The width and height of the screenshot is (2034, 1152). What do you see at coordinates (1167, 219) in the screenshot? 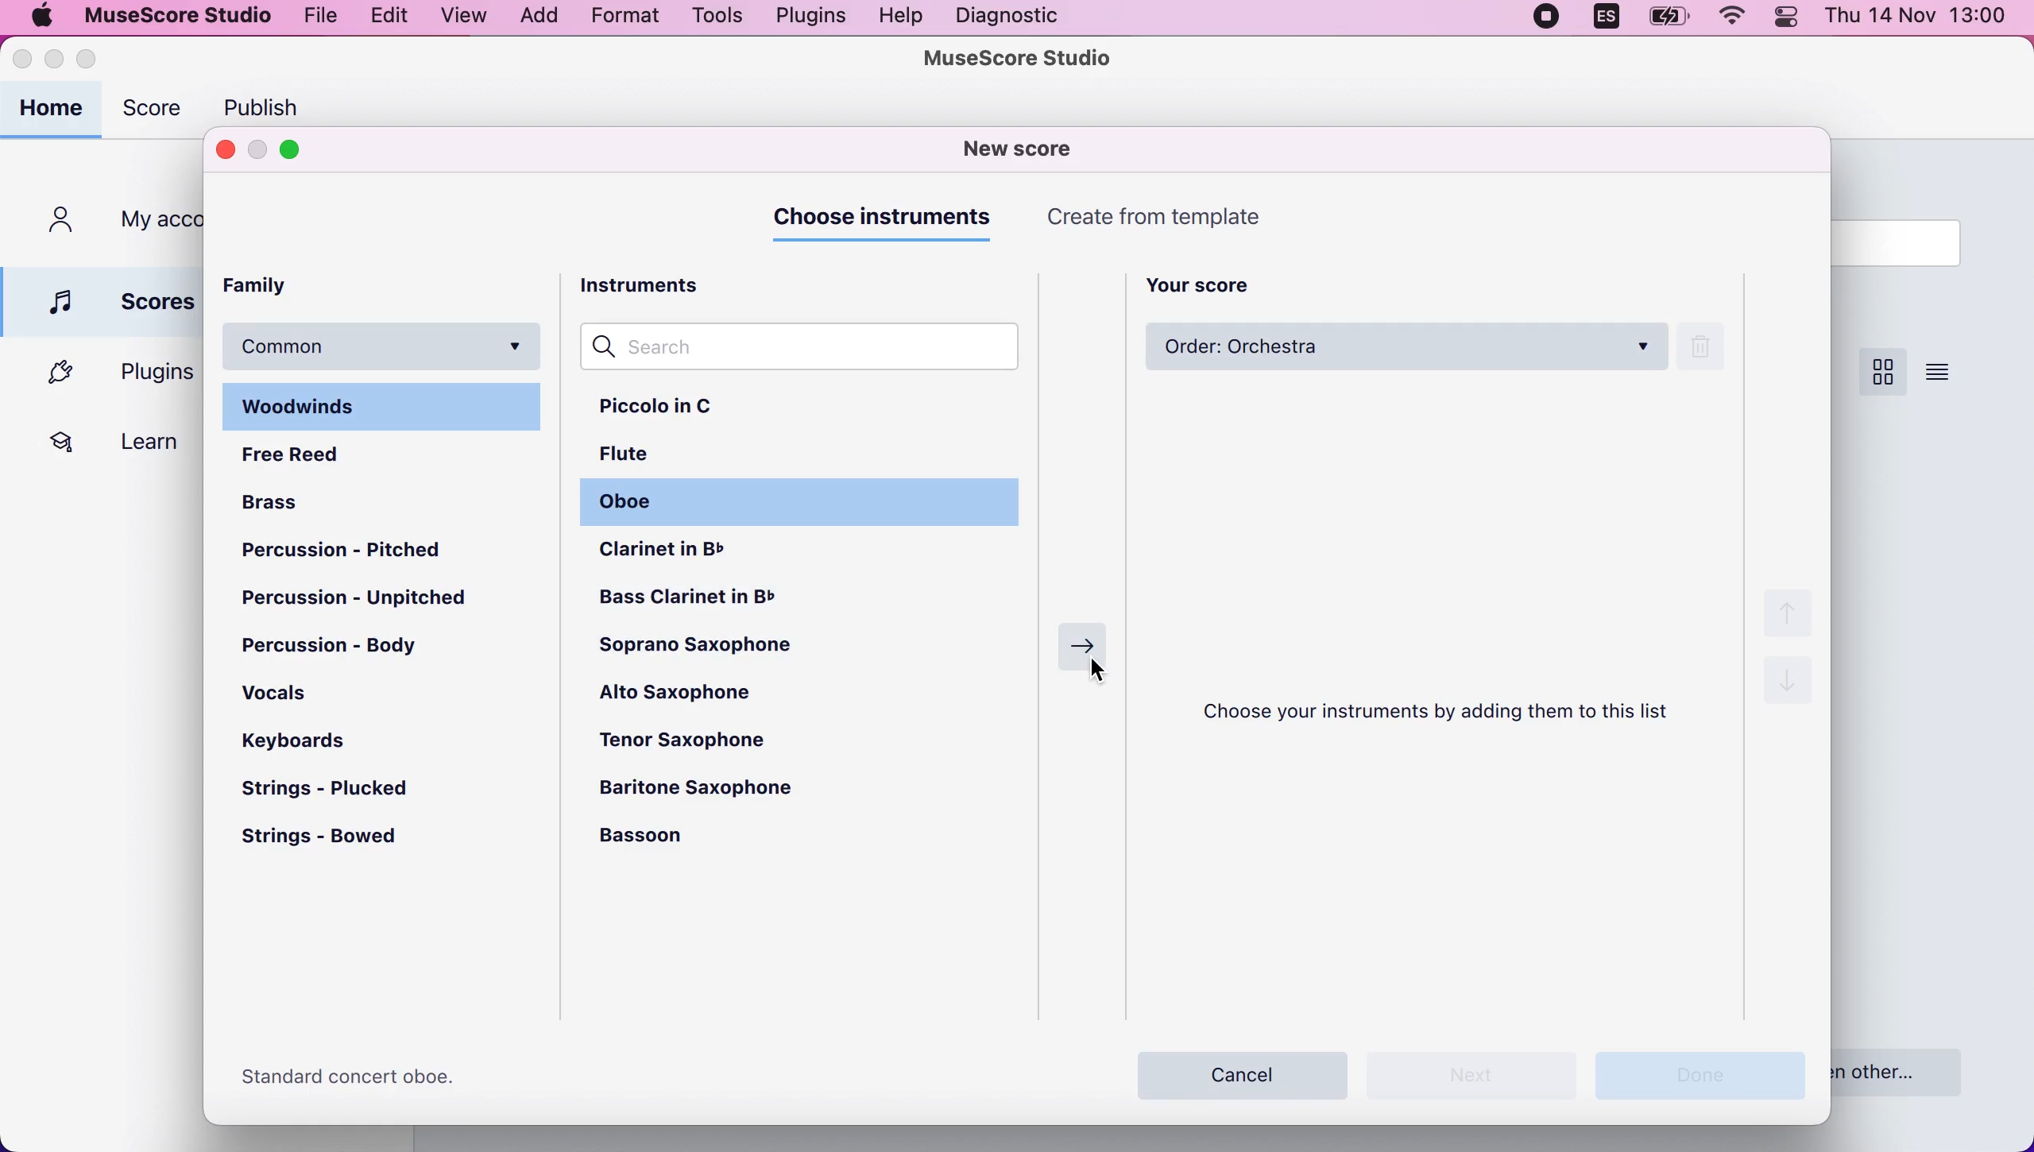
I see `create from template` at bounding box center [1167, 219].